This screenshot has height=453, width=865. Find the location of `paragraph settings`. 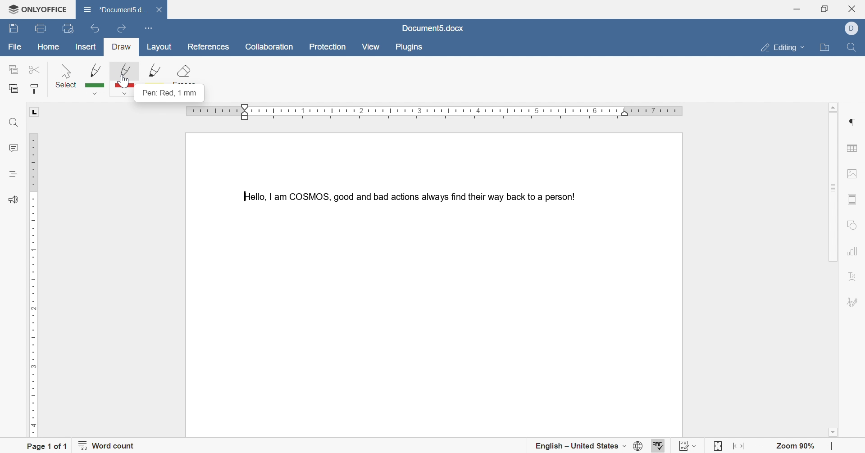

paragraph settings is located at coordinates (854, 122).